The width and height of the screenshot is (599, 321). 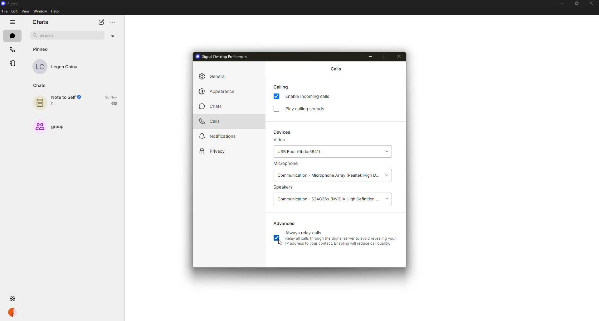 I want to click on chats, so click(x=210, y=106).